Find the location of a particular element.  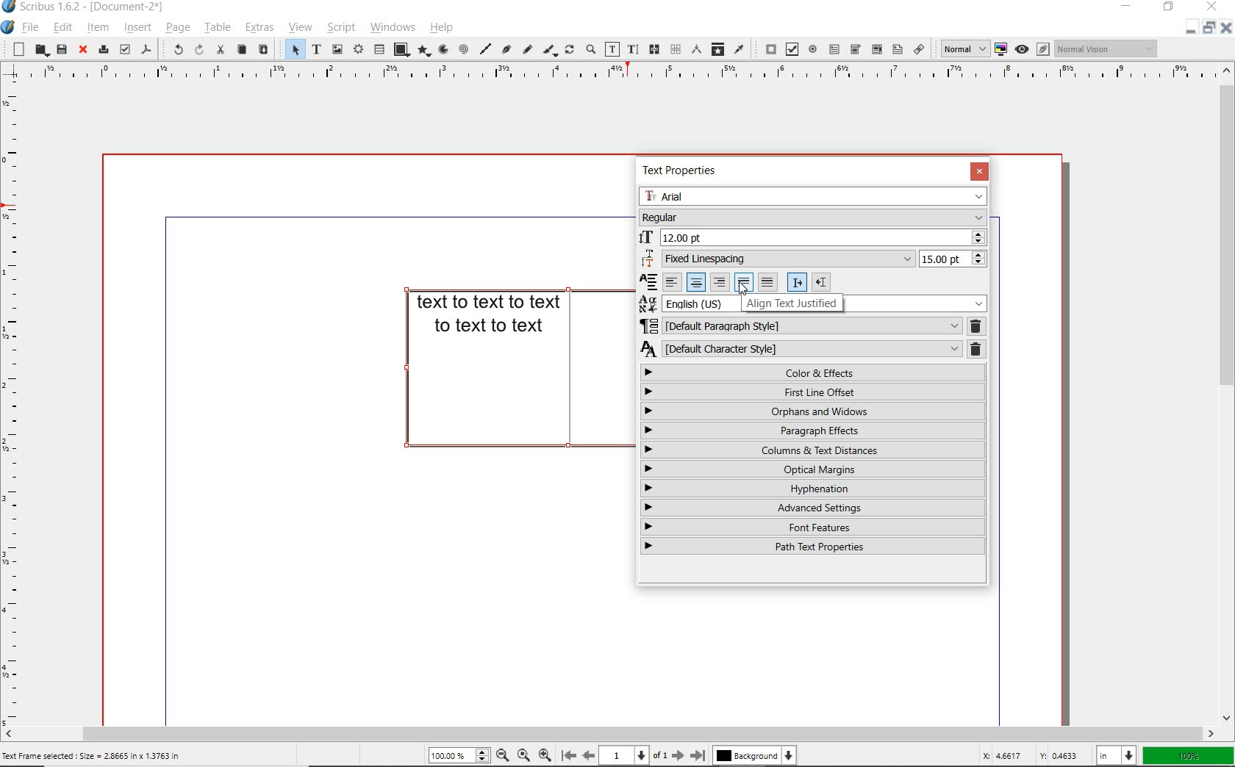

select image preview quality is located at coordinates (960, 48).